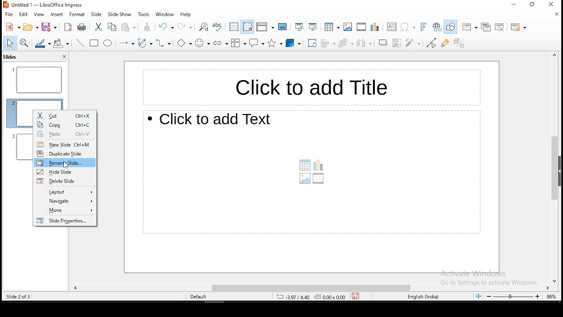 The image size is (563, 317). Describe the element at coordinates (329, 43) in the screenshot. I see `align objects` at that location.